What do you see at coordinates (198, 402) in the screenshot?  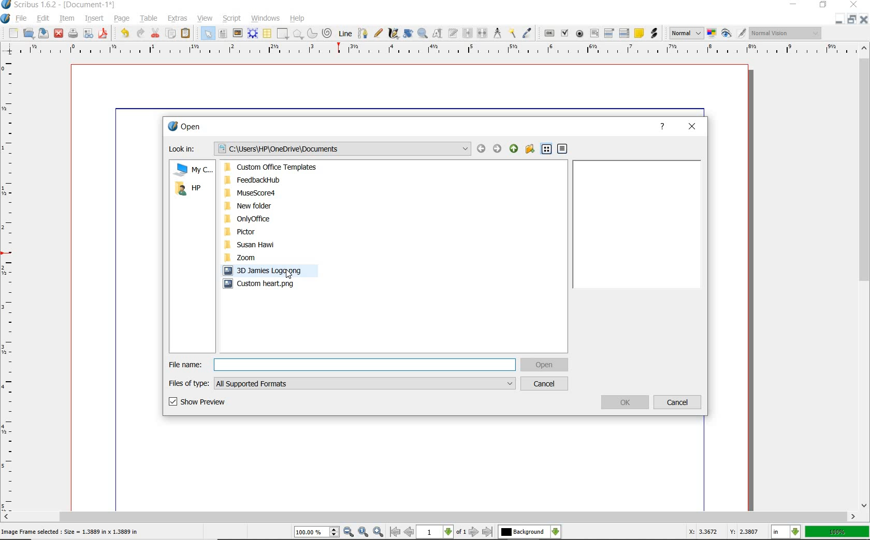 I see `SHOW PREVIEW` at bounding box center [198, 402].